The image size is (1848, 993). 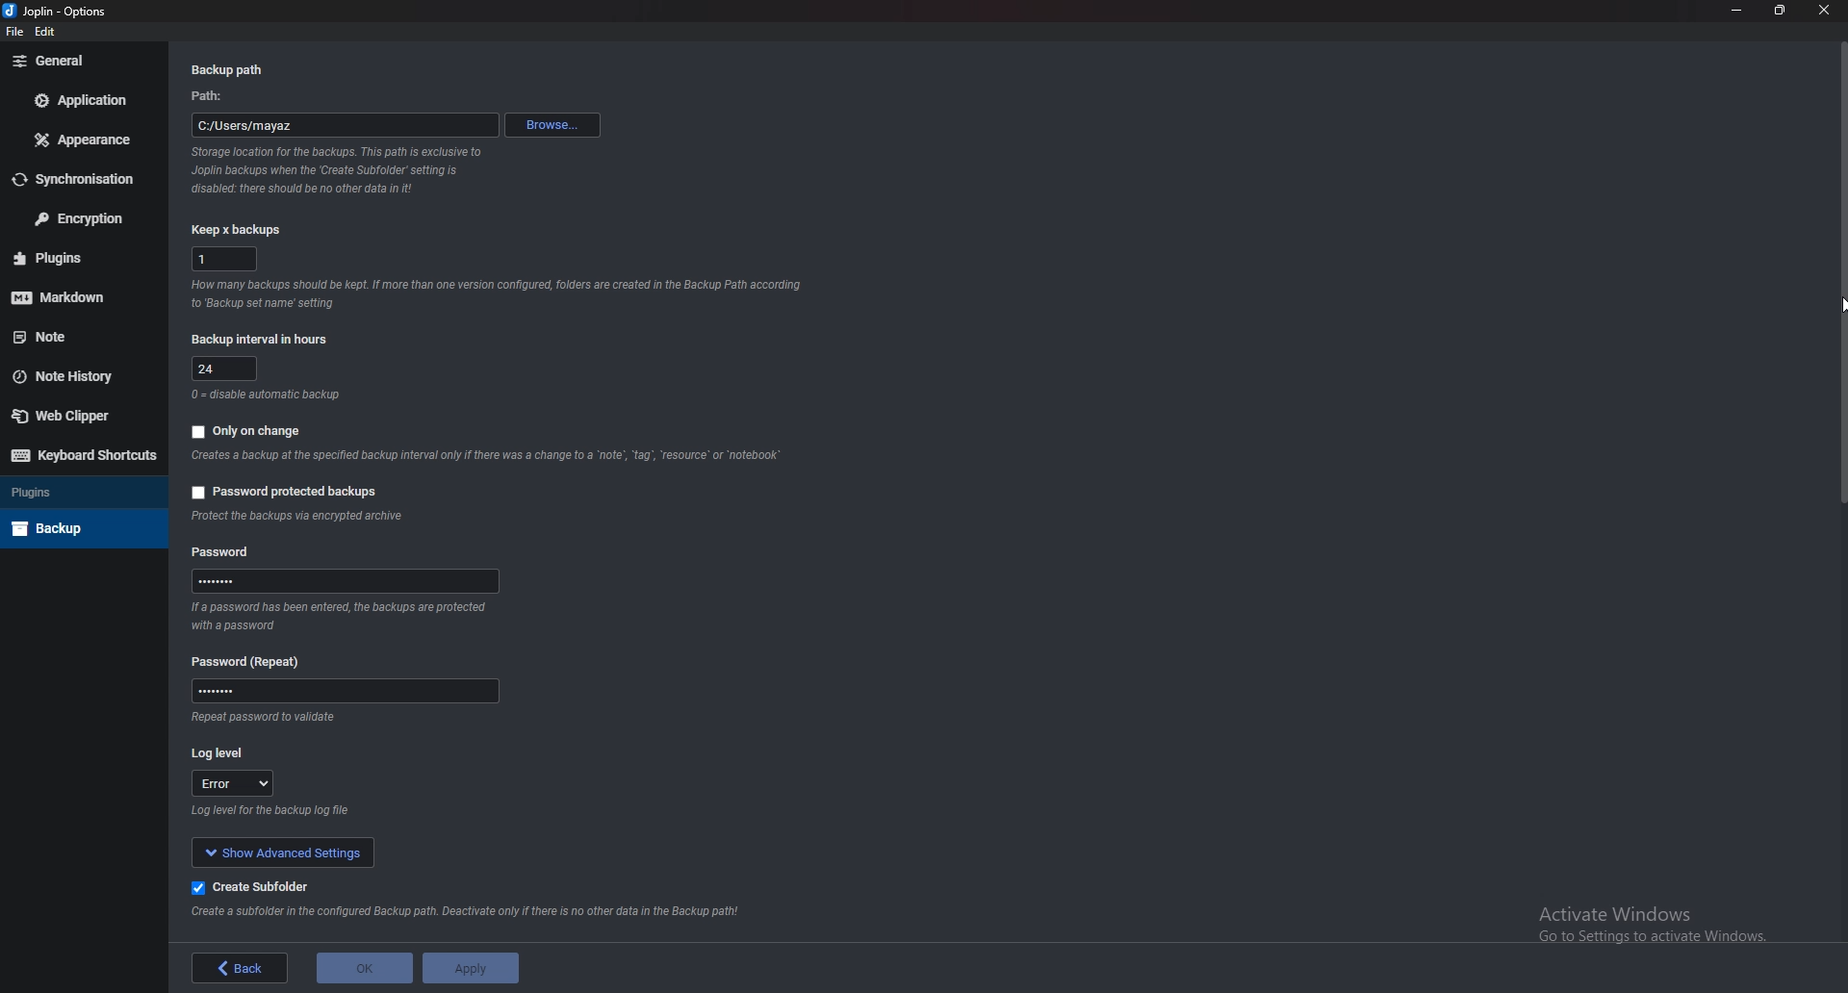 I want to click on ok, so click(x=365, y=968).